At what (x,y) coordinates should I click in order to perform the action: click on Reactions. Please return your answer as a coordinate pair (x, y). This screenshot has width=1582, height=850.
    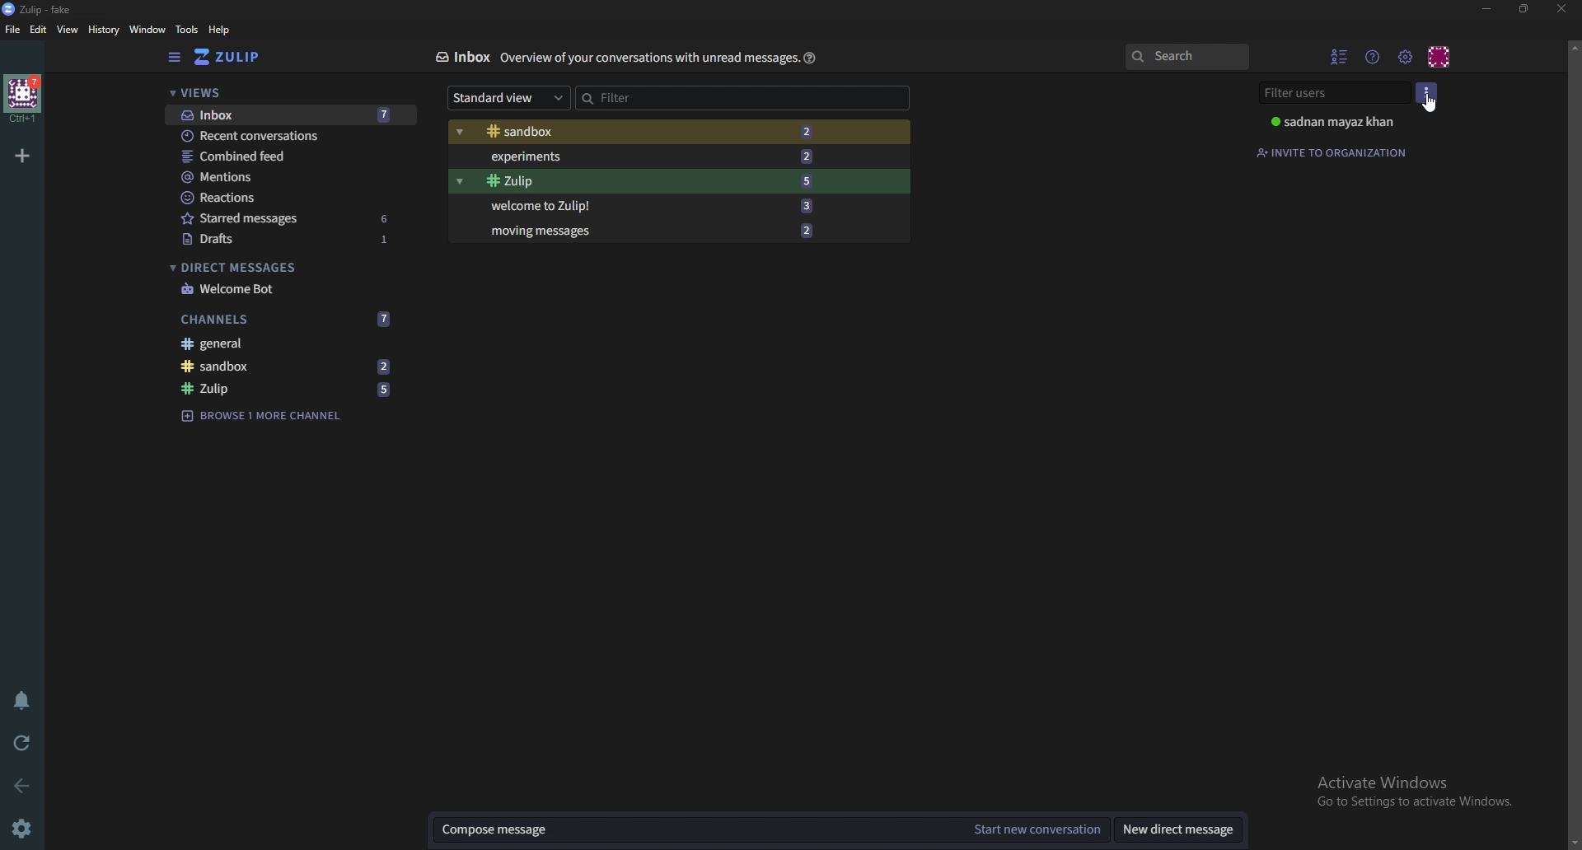
    Looking at the image, I should click on (292, 197).